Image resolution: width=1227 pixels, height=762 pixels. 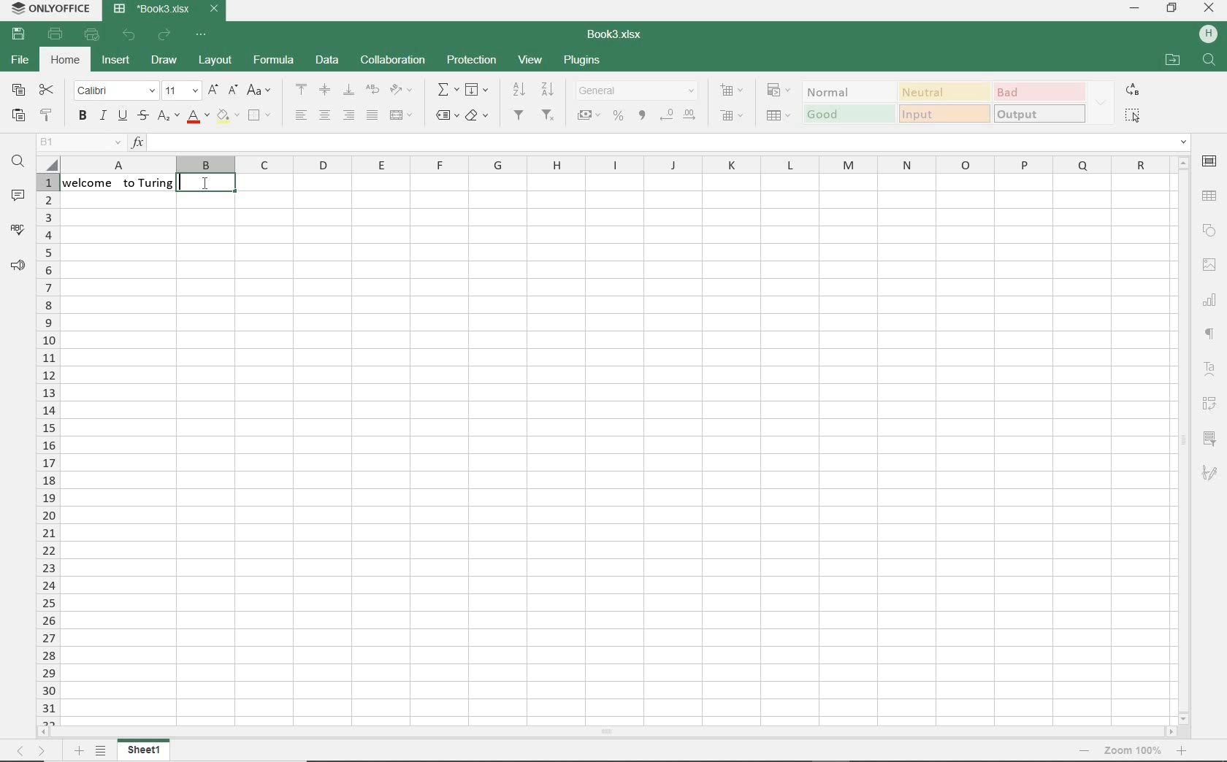 I want to click on zoom out, so click(x=1131, y=750).